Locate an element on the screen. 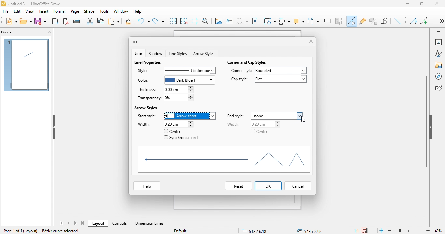  window is located at coordinates (120, 12).